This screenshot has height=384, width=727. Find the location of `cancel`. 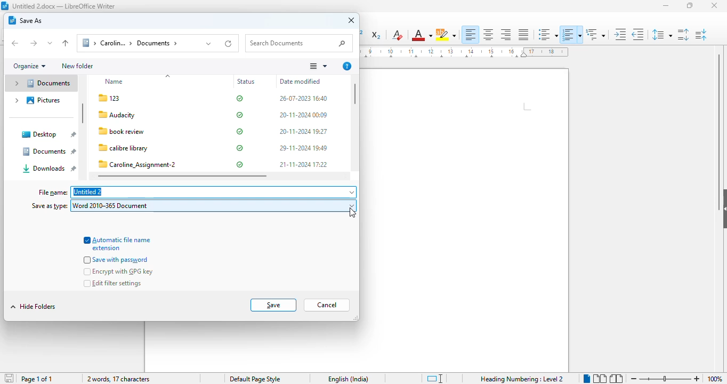

cancel is located at coordinates (327, 305).